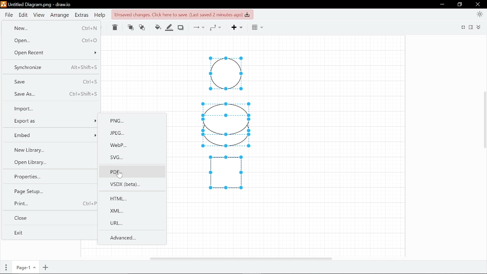 Image resolution: width=487 pixels, height=274 pixels. What do you see at coordinates (480, 14) in the screenshot?
I see `Appearence` at bounding box center [480, 14].